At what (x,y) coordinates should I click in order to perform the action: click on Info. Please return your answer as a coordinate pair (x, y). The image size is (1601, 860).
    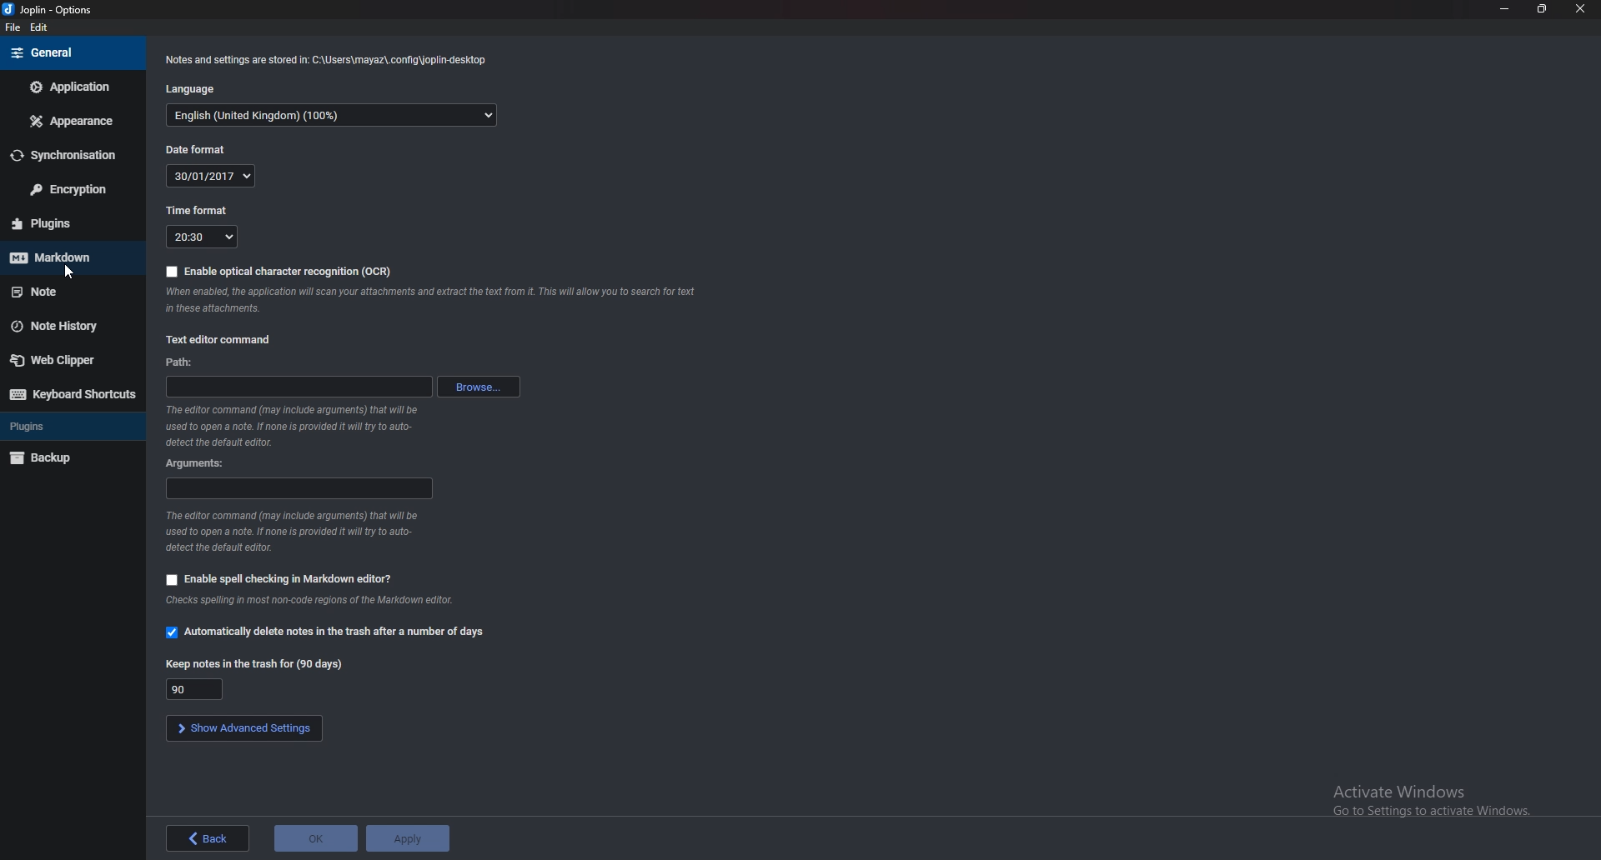
    Looking at the image, I should click on (433, 297).